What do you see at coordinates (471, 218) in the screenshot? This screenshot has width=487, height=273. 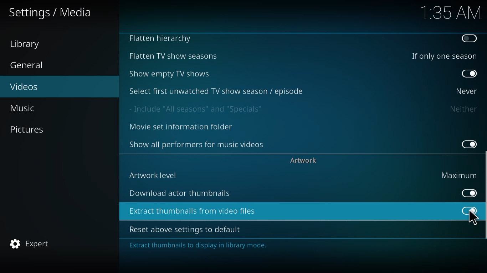 I see `cursor` at bounding box center [471, 218].